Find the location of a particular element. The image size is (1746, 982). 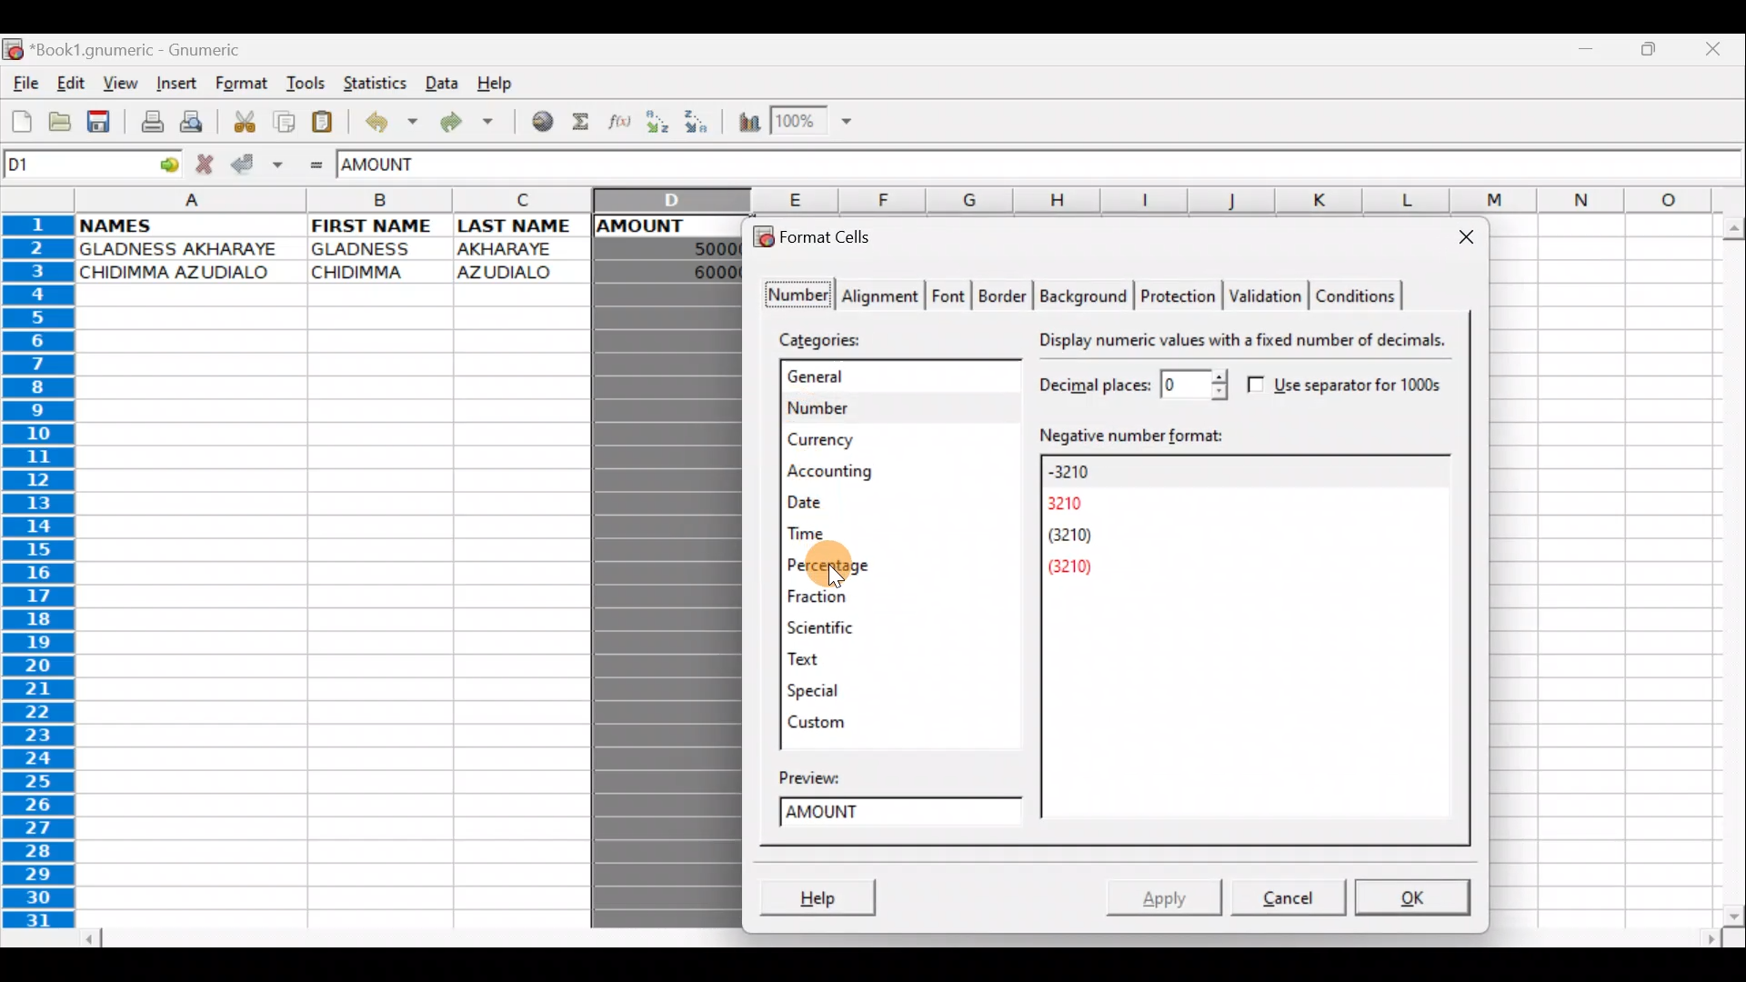

Close is located at coordinates (1714, 47).